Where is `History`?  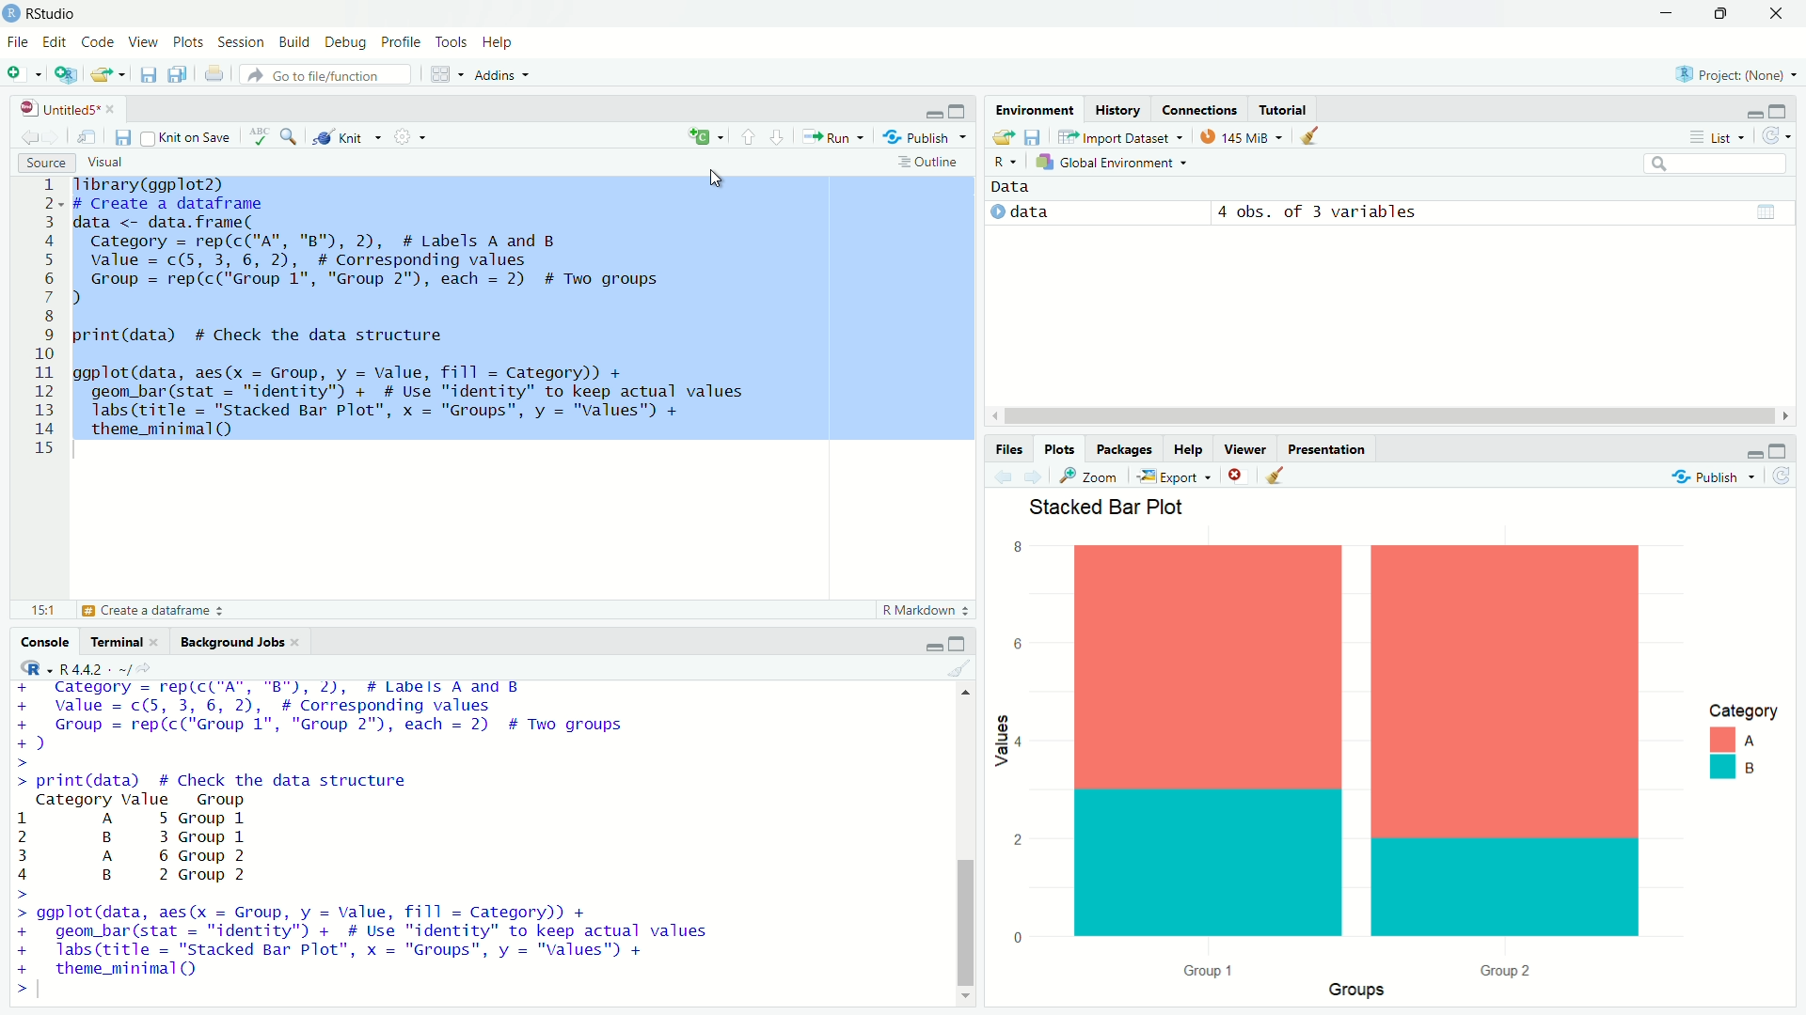
History is located at coordinates (1118, 107).